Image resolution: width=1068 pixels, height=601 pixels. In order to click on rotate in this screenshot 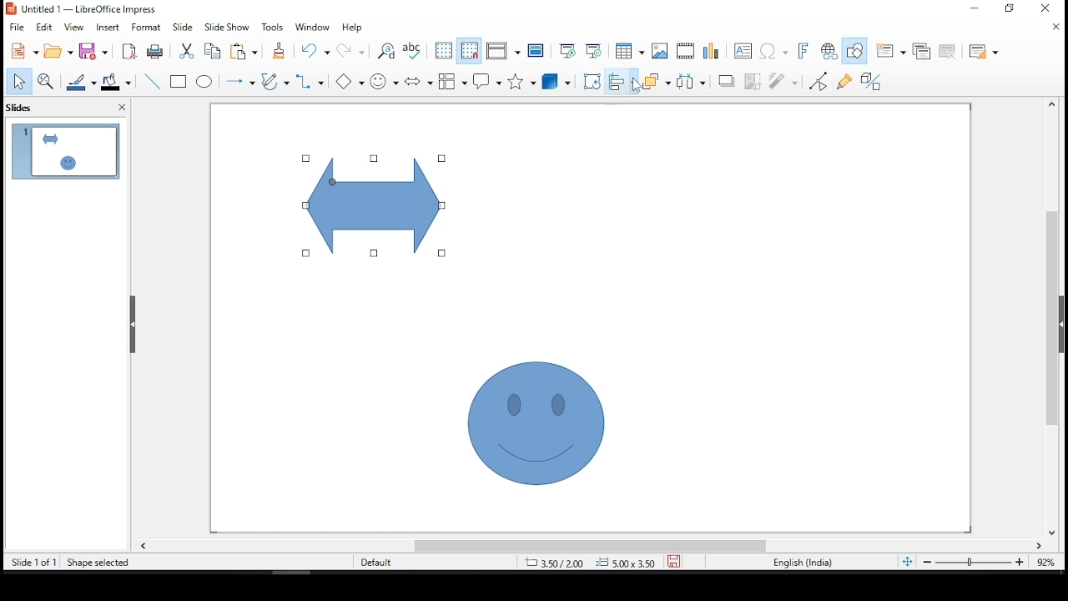, I will do `click(593, 81)`.